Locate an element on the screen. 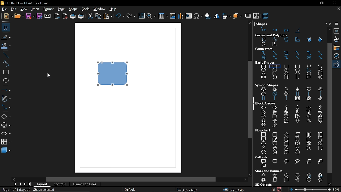  grid is located at coordinates (141, 16).